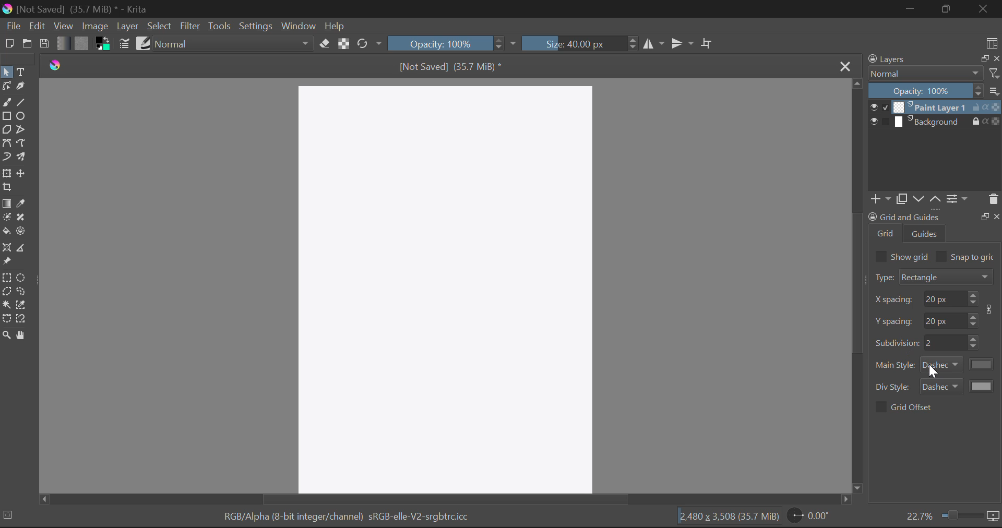 Image resolution: width=1002 pixels, height=528 pixels. What do you see at coordinates (370, 44) in the screenshot?
I see `Rotate` at bounding box center [370, 44].